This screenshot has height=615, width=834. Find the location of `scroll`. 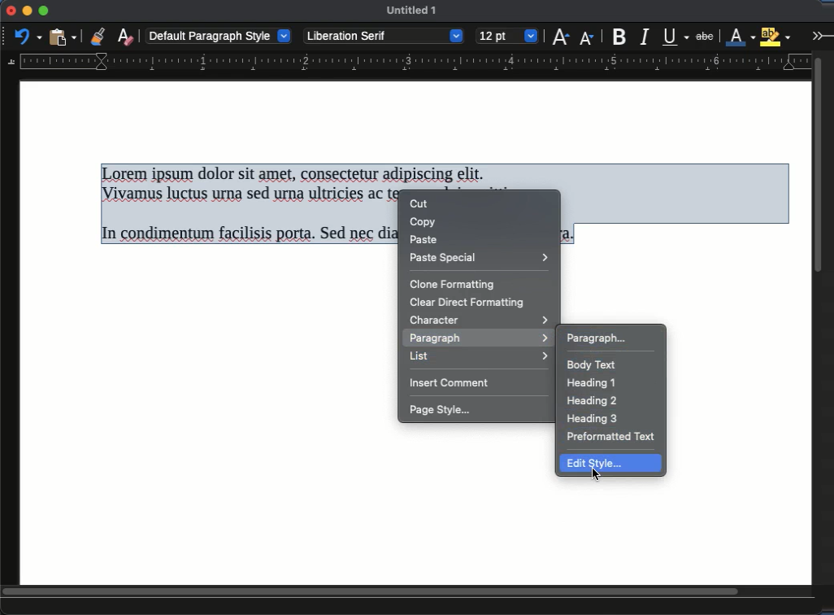

scroll is located at coordinates (823, 316).